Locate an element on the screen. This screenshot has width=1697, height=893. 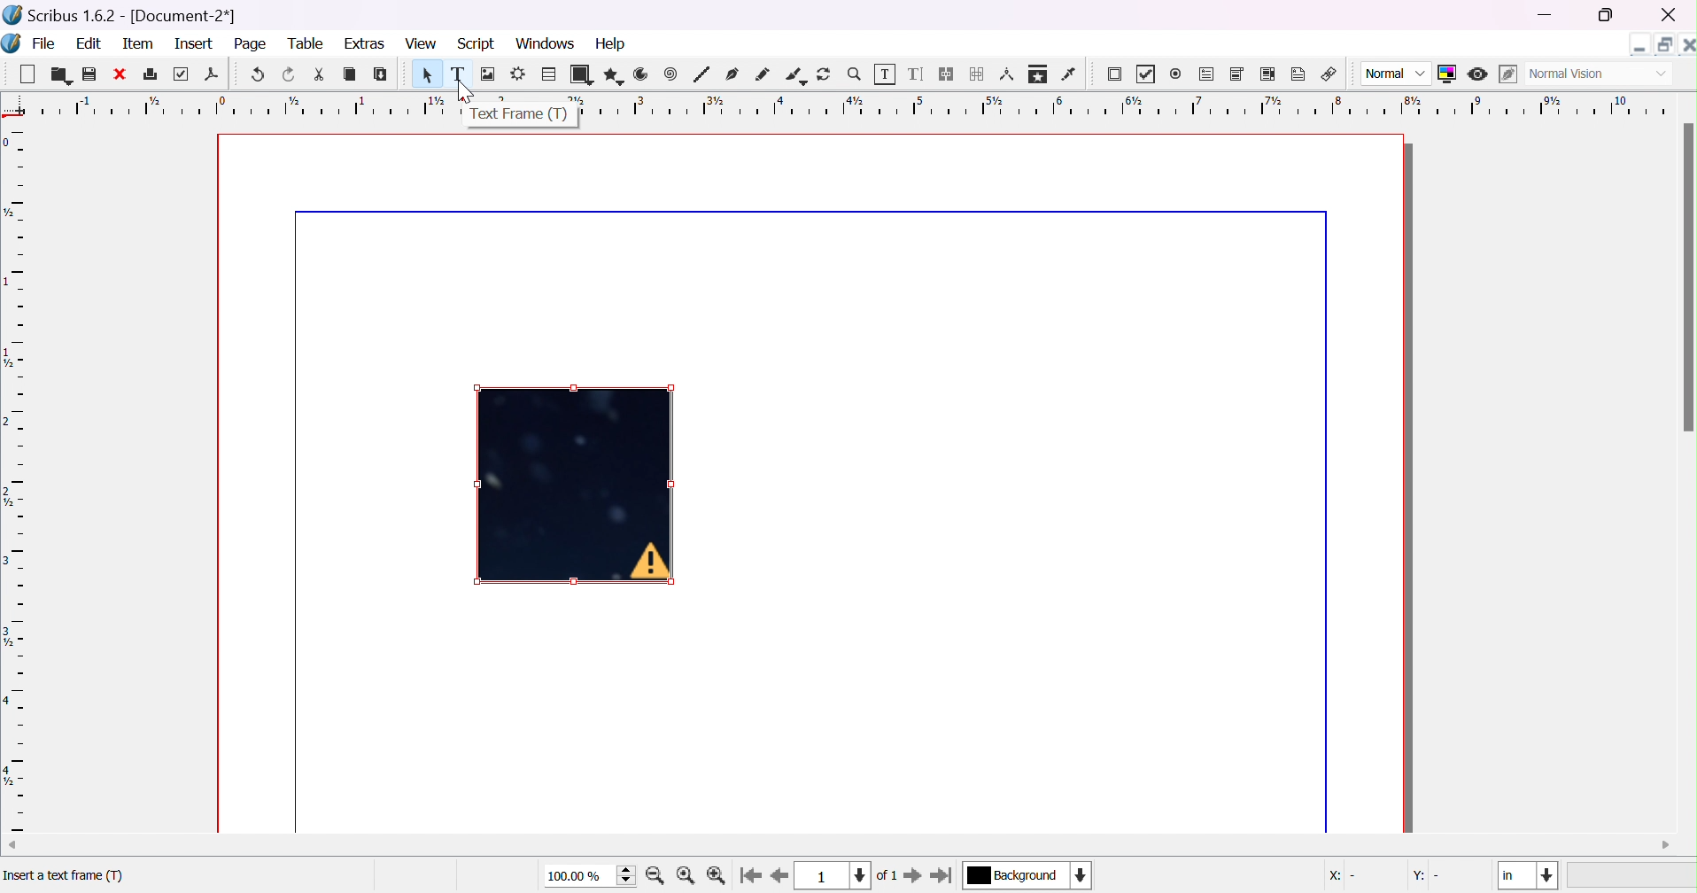
normal is located at coordinates (1397, 74).